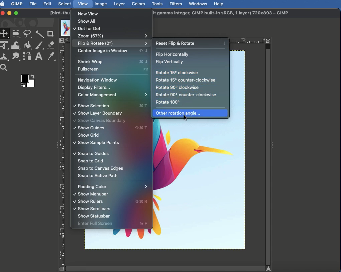 The image size is (341, 272). What do you see at coordinates (269, 40) in the screenshot?
I see `Zoom image when window size changes` at bounding box center [269, 40].